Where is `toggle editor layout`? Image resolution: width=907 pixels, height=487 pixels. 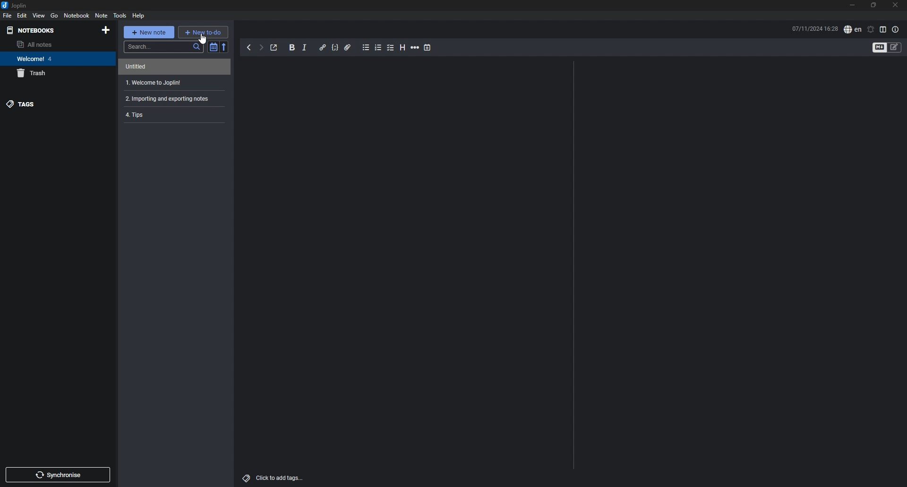 toggle editor layout is located at coordinates (883, 29).